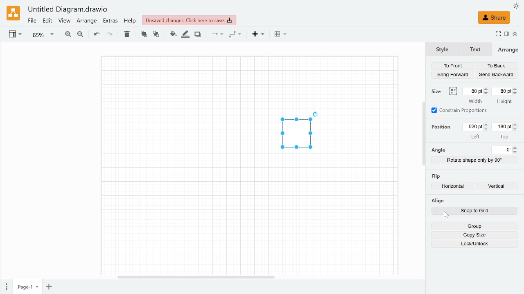  What do you see at coordinates (507, 34) in the screenshot?
I see `Format` at bounding box center [507, 34].